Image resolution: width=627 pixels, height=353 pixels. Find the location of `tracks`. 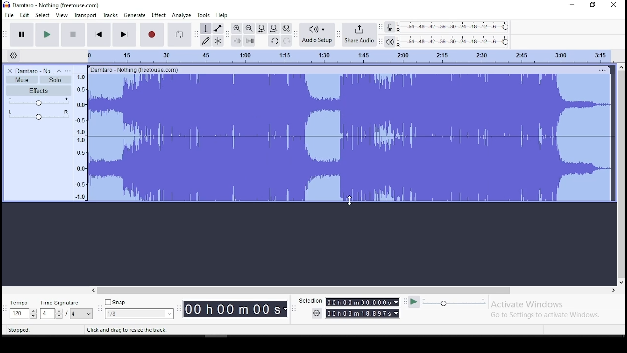

tracks is located at coordinates (110, 15).